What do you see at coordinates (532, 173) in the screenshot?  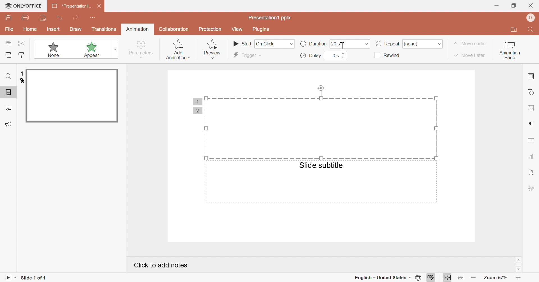 I see `text art settings` at bounding box center [532, 173].